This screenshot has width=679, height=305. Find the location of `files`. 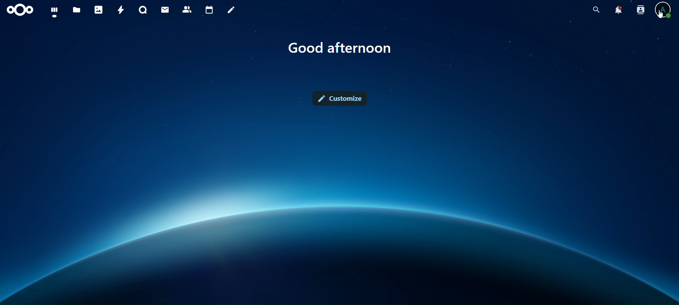

files is located at coordinates (76, 10).